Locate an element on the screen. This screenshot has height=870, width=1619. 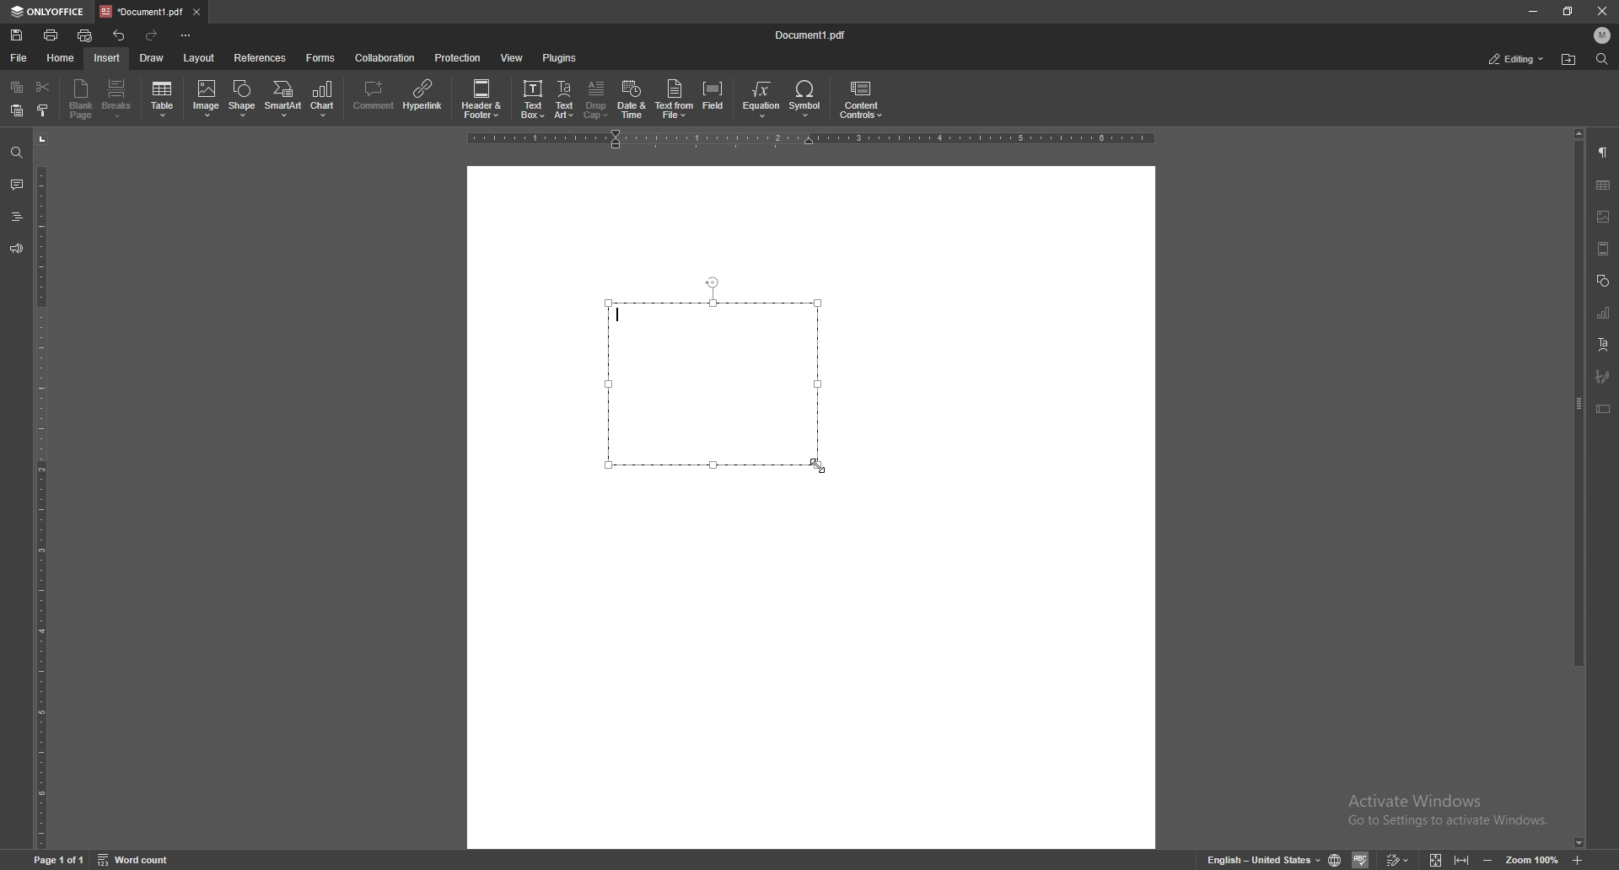
expand is located at coordinates (1447, 861).